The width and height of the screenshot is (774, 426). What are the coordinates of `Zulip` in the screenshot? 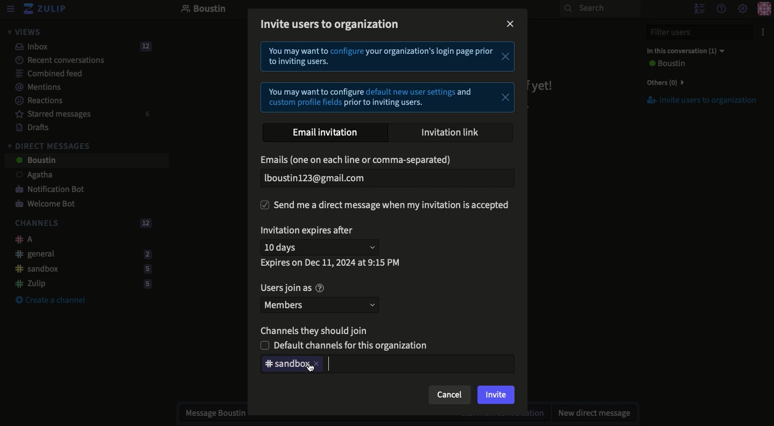 It's located at (80, 283).